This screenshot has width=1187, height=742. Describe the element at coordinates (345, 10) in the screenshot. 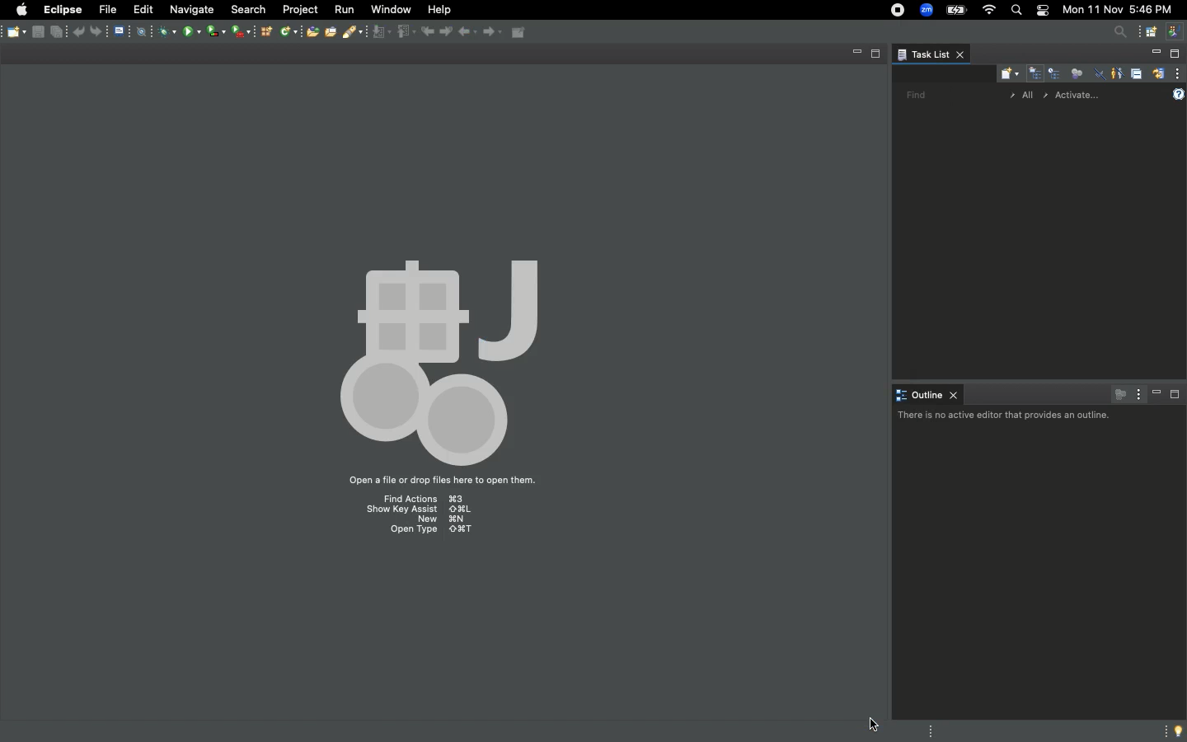

I see `Run` at that location.